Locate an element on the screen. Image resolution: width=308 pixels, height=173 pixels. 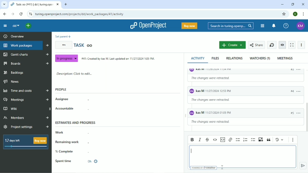
Powered by CKEditor is located at coordinates (204, 168).